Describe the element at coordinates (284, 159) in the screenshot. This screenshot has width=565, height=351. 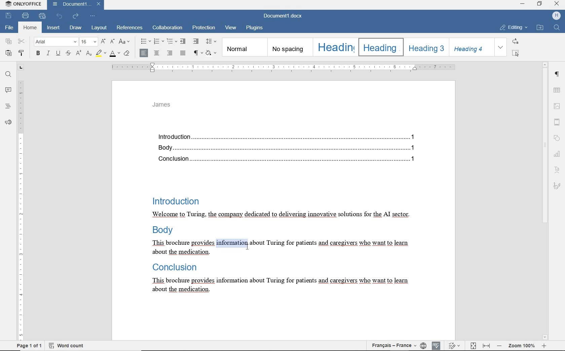
I see `Conclusion......1` at that location.